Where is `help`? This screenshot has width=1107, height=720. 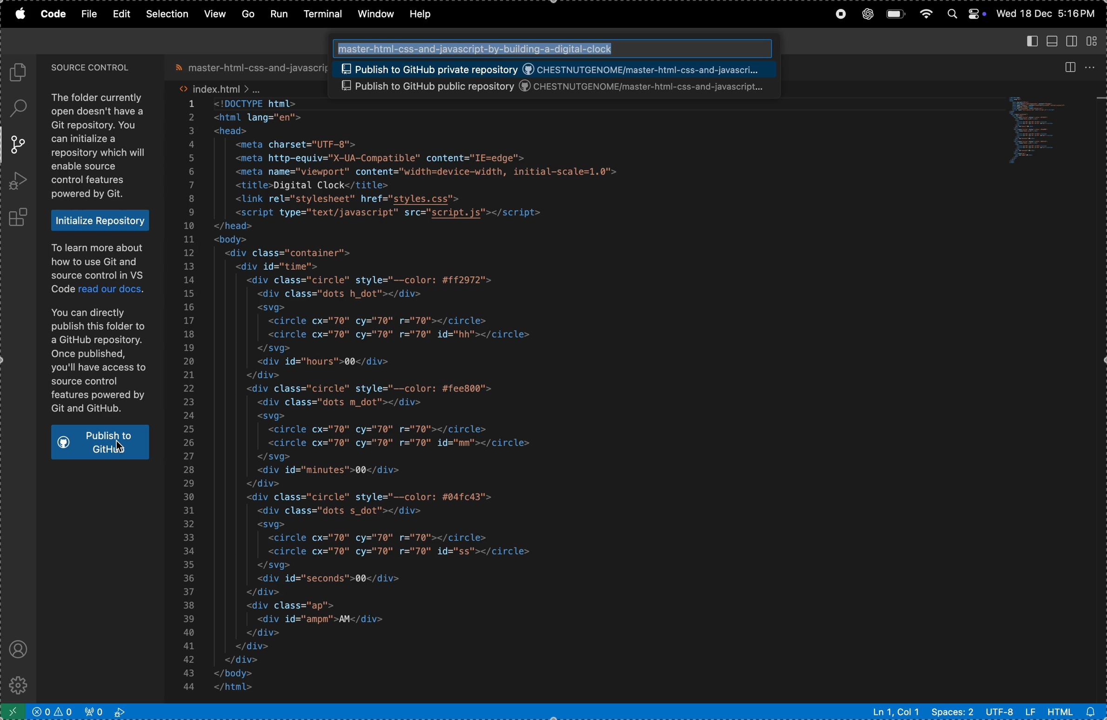
help is located at coordinates (427, 13).